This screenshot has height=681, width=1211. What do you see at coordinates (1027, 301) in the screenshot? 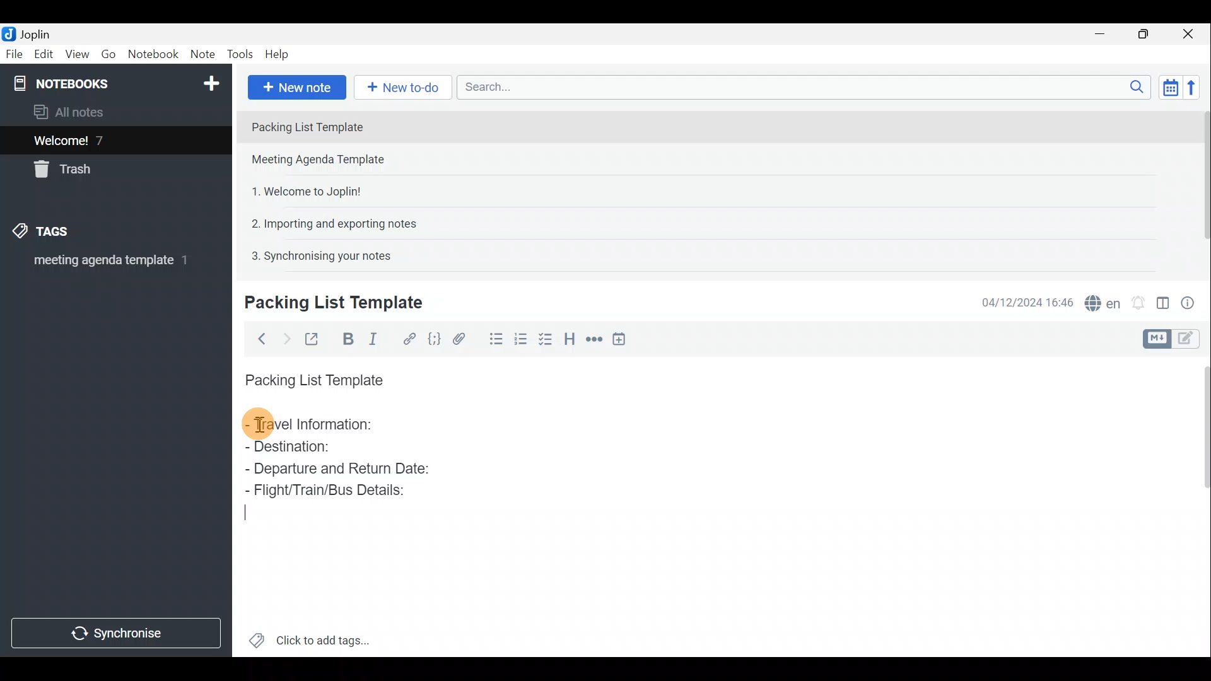
I see `Date & time` at bounding box center [1027, 301].